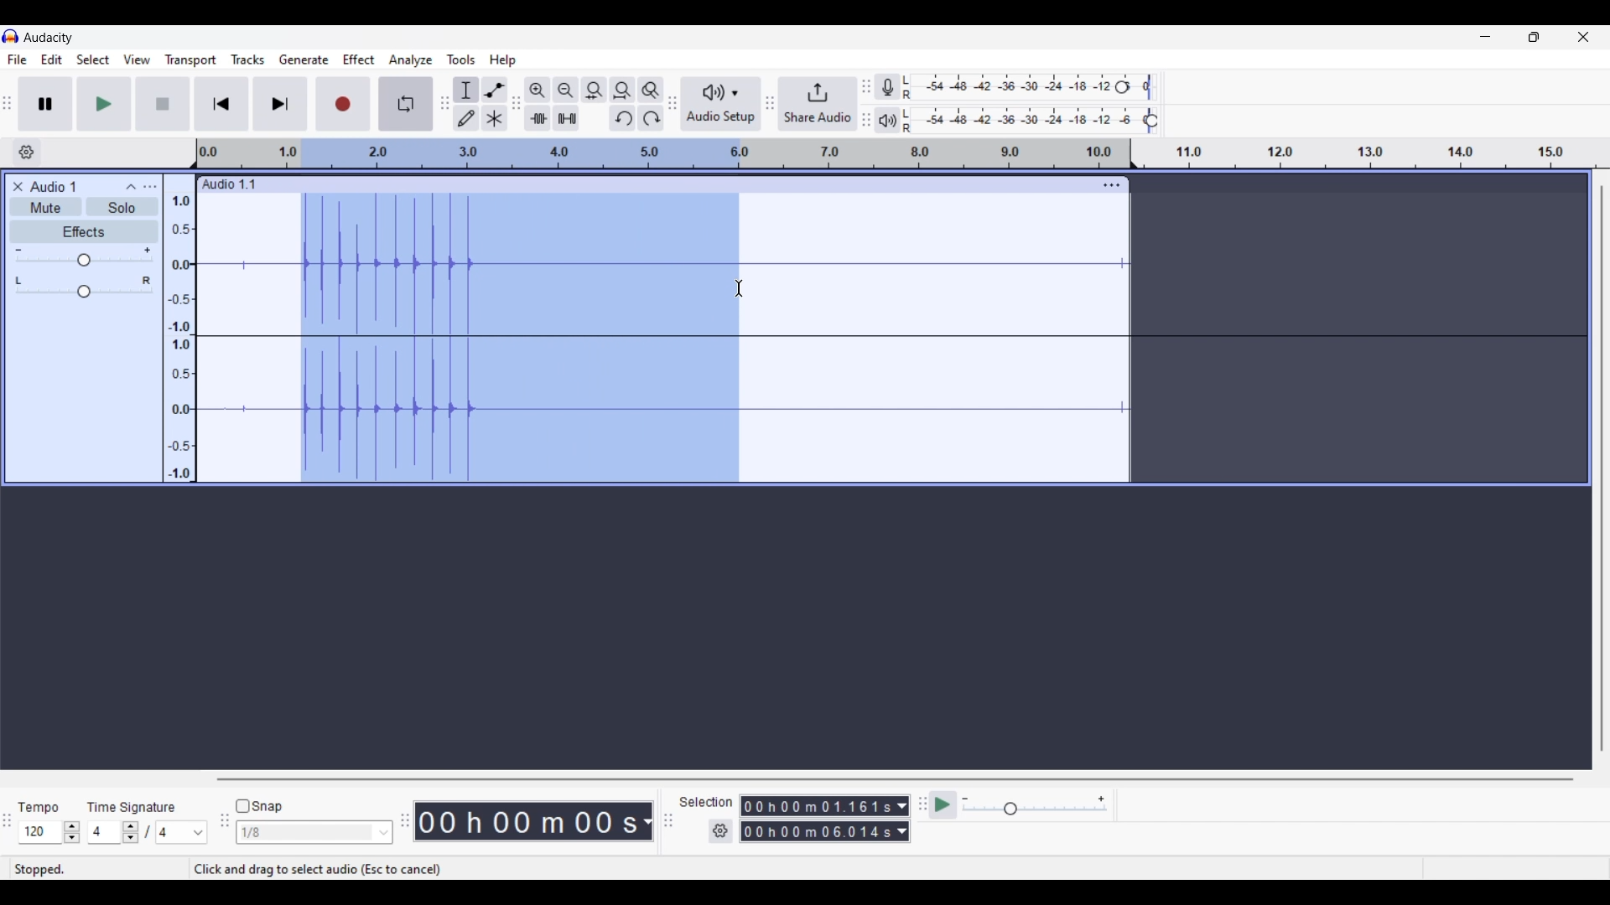 The width and height of the screenshot is (1610, 905). Describe the element at coordinates (594, 90) in the screenshot. I see `Fit selection to width` at that location.